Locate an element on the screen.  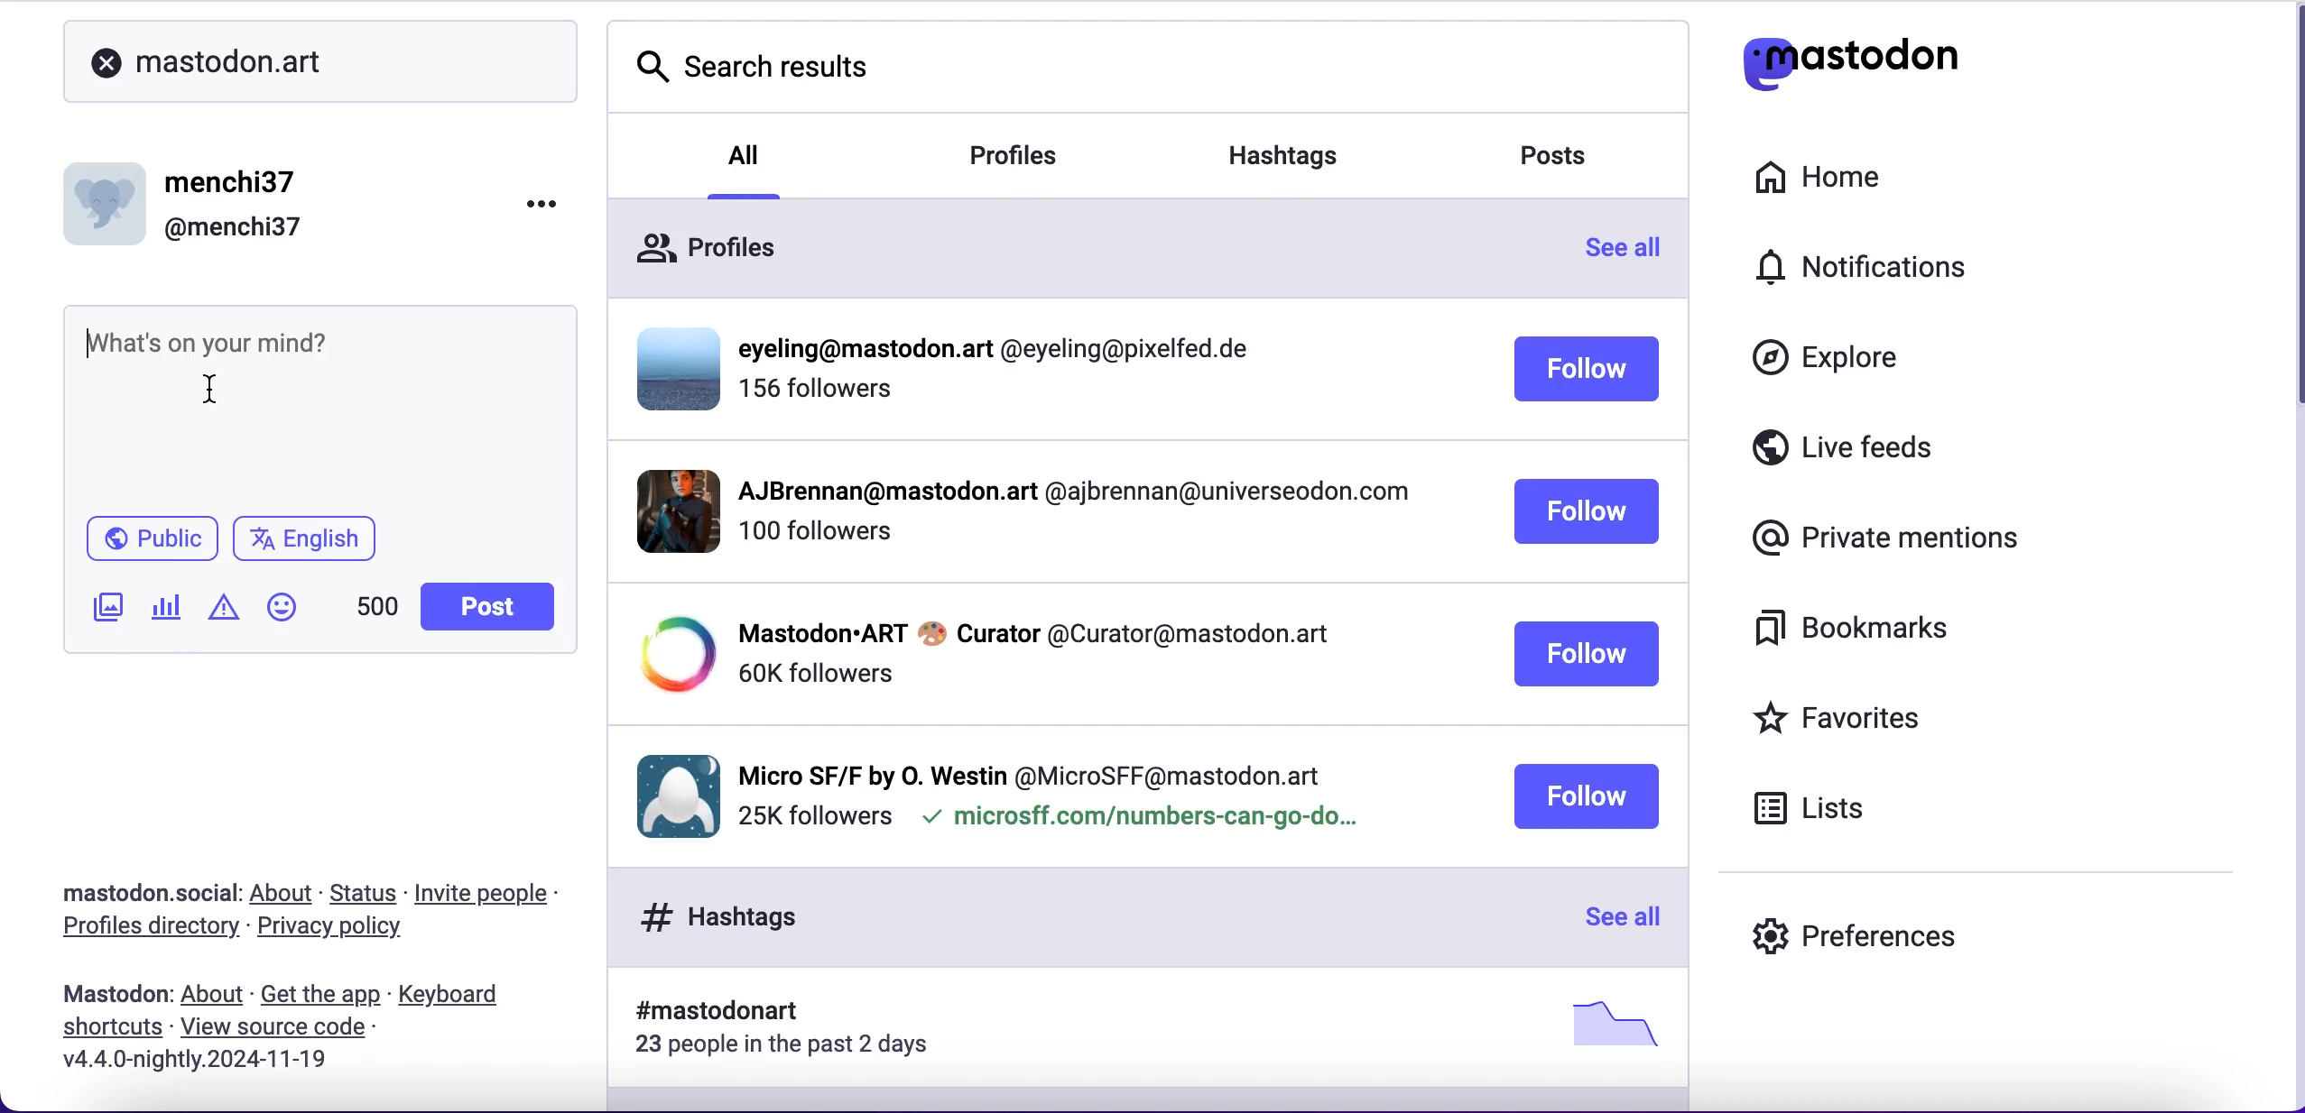
23 people in the past 2 days is located at coordinates (794, 1048).